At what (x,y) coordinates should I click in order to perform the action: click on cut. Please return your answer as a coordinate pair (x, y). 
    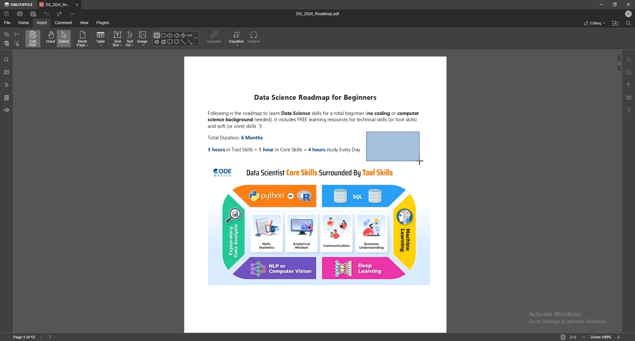
    Looking at the image, I should click on (17, 34).